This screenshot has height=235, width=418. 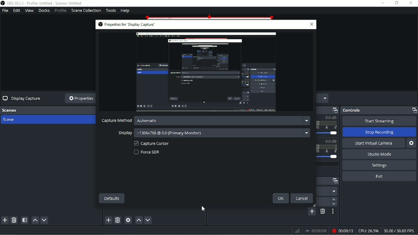 I want to click on Video Preview, so click(x=206, y=71).